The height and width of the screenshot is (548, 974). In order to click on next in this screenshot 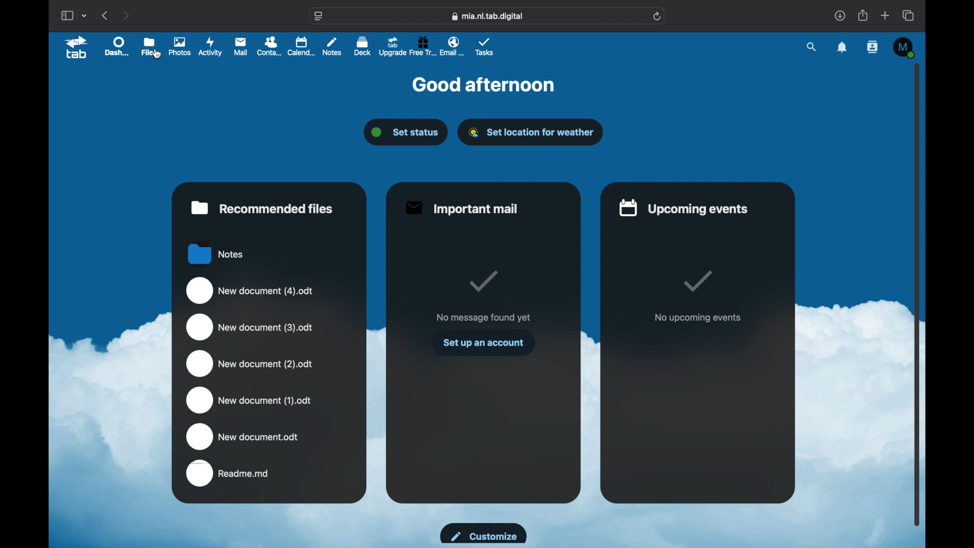, I will do `click(126, 16)`.